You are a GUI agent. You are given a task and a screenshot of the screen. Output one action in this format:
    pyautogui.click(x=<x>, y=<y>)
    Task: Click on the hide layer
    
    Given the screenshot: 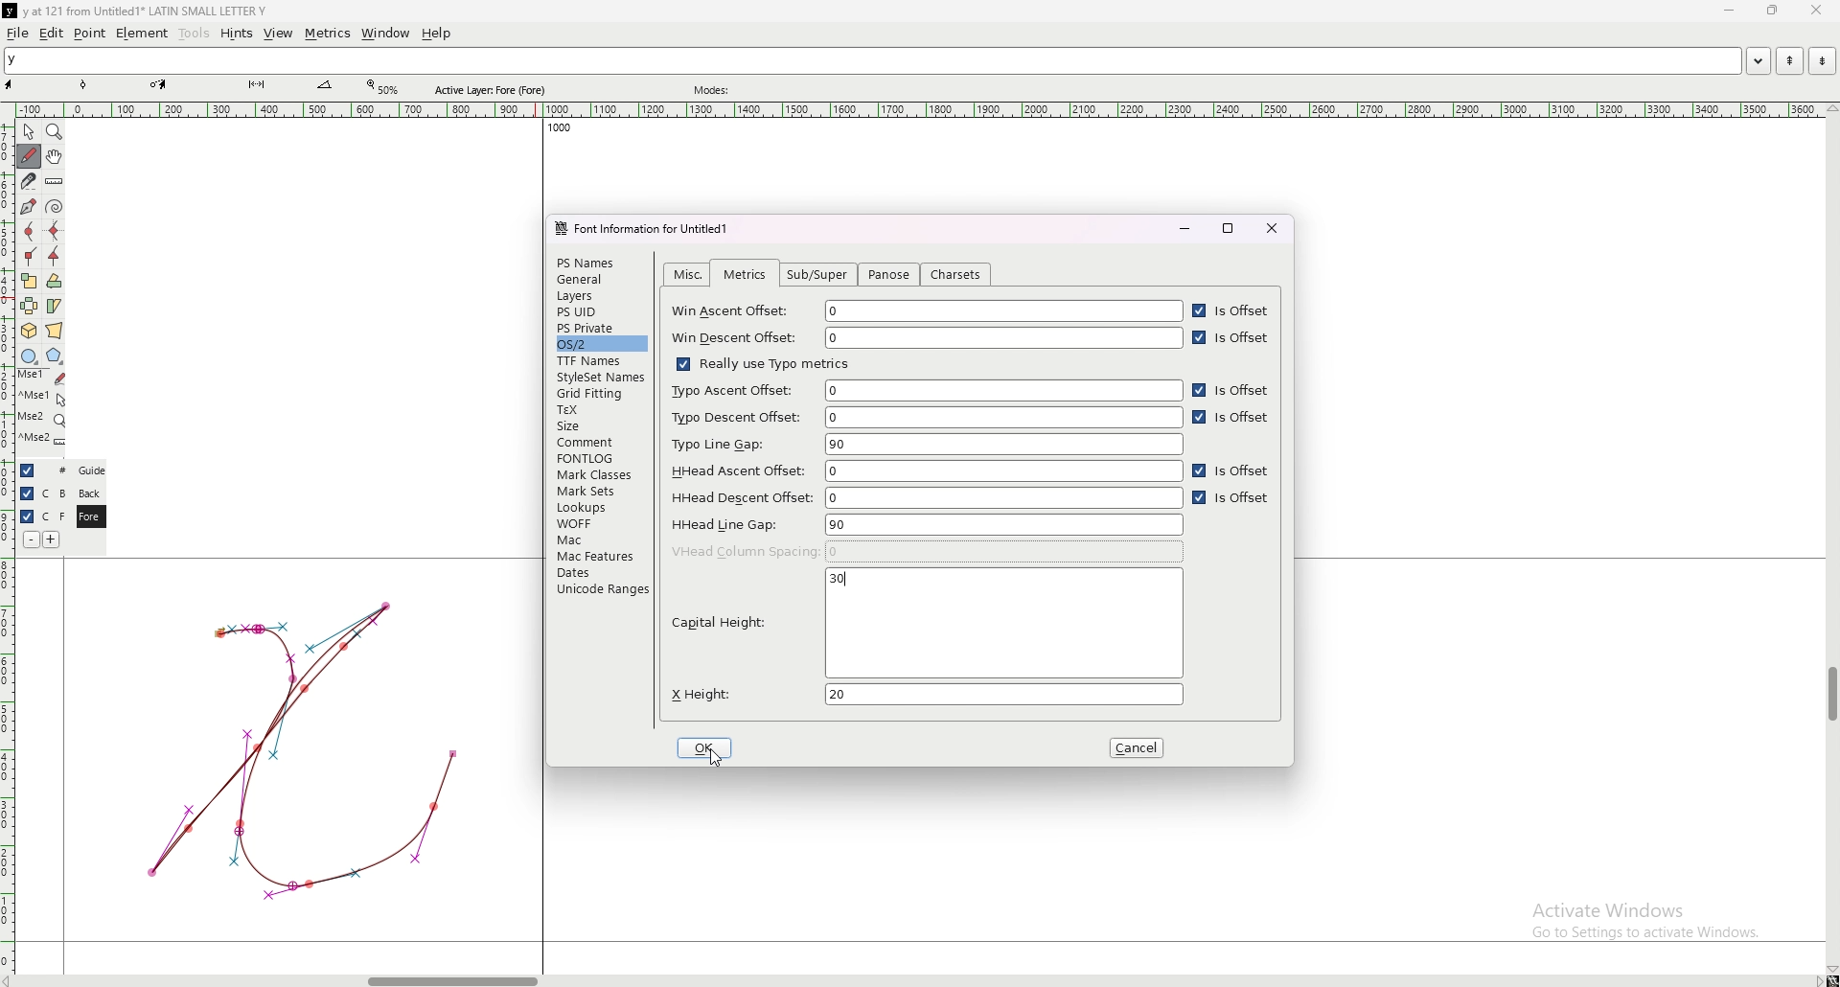 What is the action you would take?
    pyautogui.click(x=27, y=516)
    